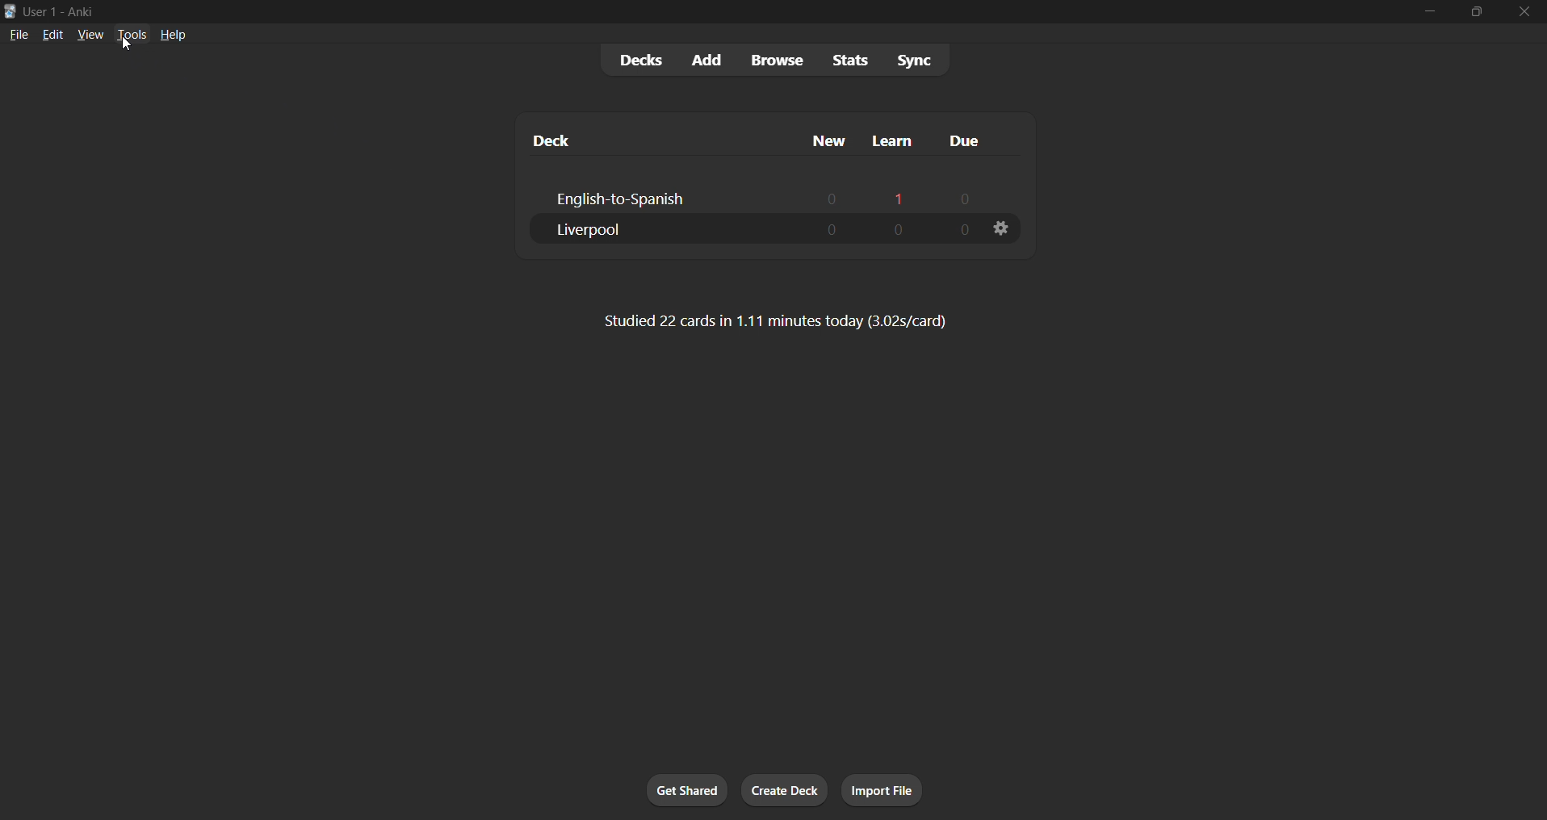 The image size is (1547, 820). What do you see at coordinates (958, 230) in the screenshot?
I see `0` at bounding box center [958, 230].